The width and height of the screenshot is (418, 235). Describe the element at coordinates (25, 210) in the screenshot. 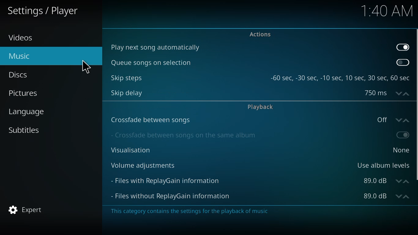

I see `expert` at that location.